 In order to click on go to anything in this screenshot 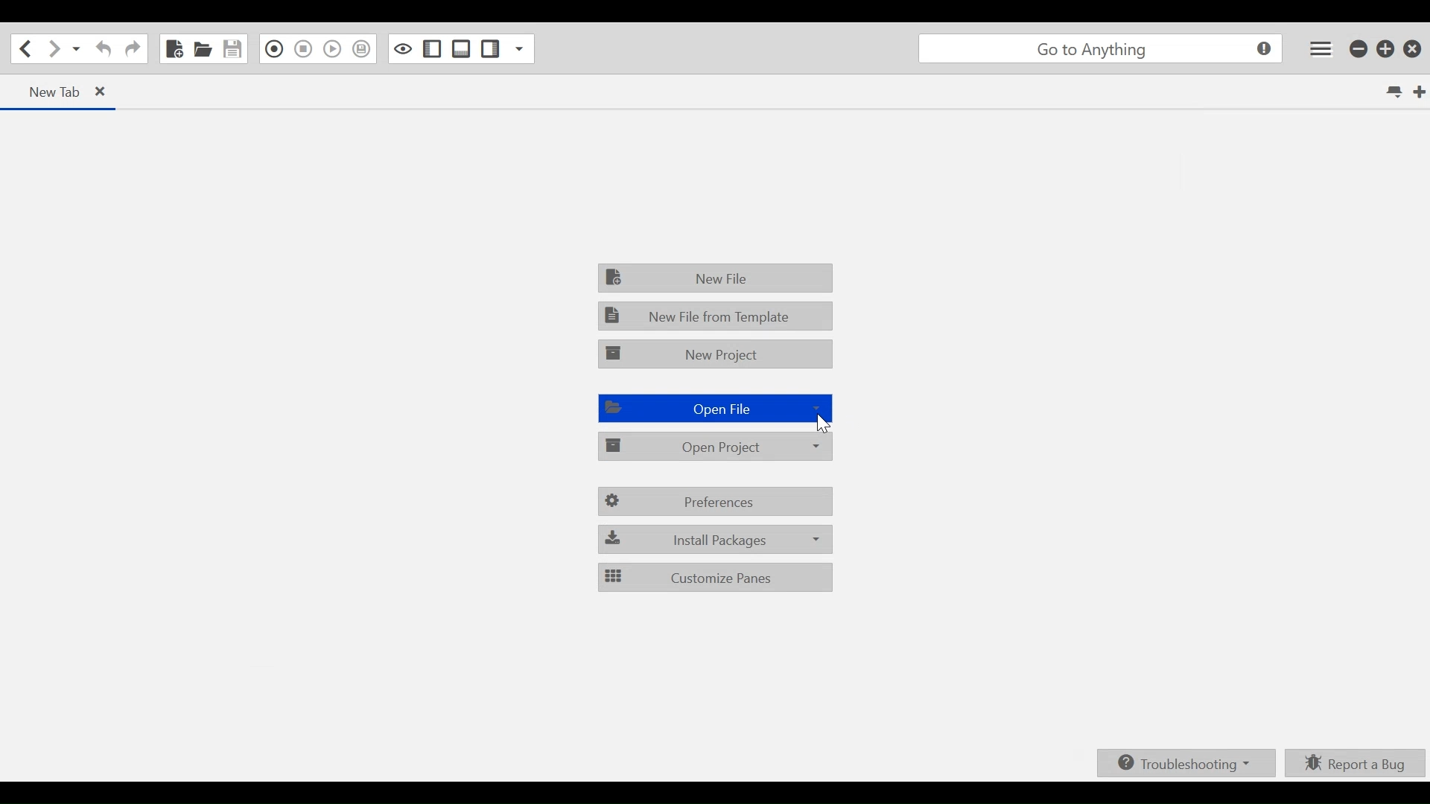, I will do `click(1104, 50)`.